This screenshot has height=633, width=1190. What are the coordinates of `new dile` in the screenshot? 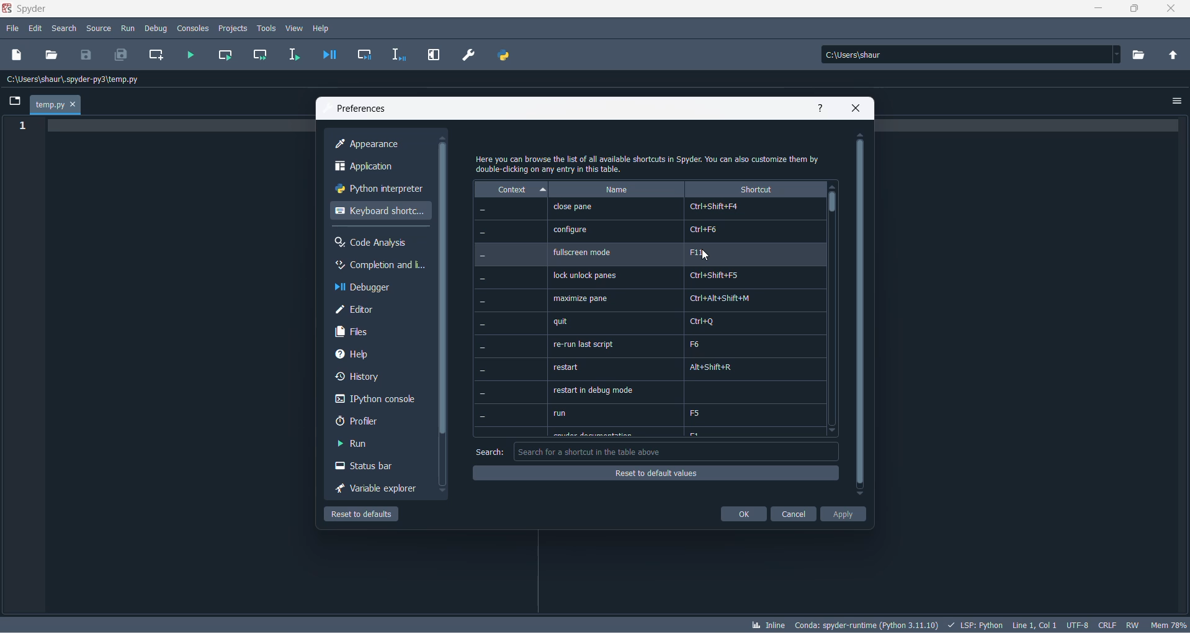 It's located at (17, 54).